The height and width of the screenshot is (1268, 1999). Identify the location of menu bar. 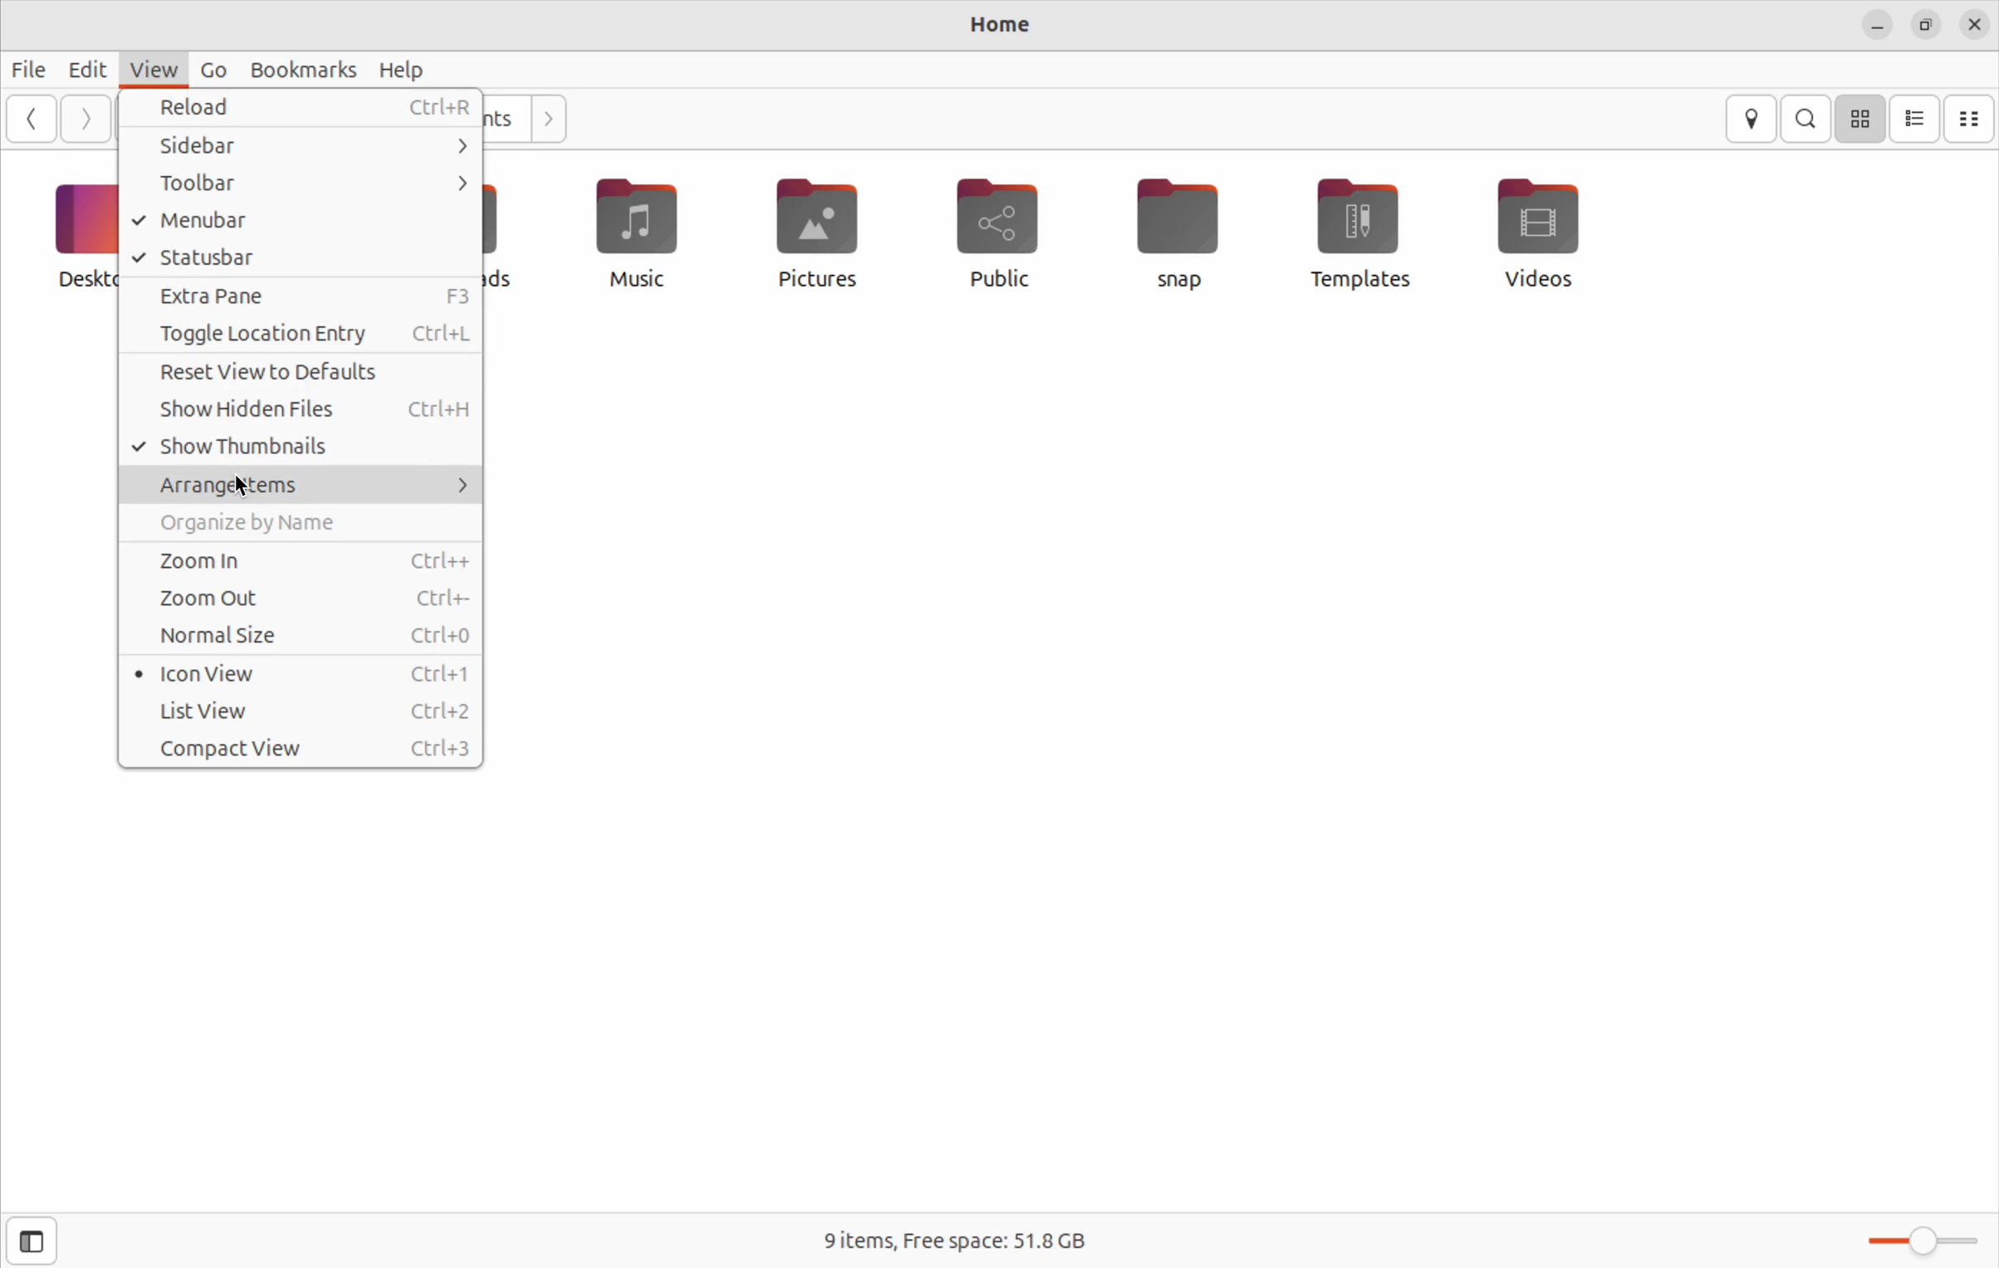
(304, 222).